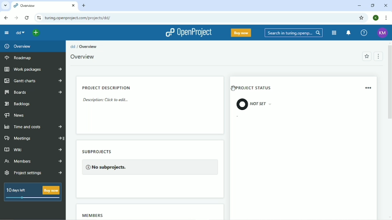 This screenshot has height=220, width=392. What do you see at coordinates (27, 18) in the screenshot?
I see `Reload this page` at bounding box center [27, 18].